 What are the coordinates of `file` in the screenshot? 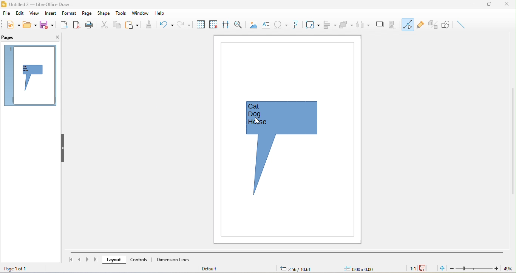 It's located at (7, 14).